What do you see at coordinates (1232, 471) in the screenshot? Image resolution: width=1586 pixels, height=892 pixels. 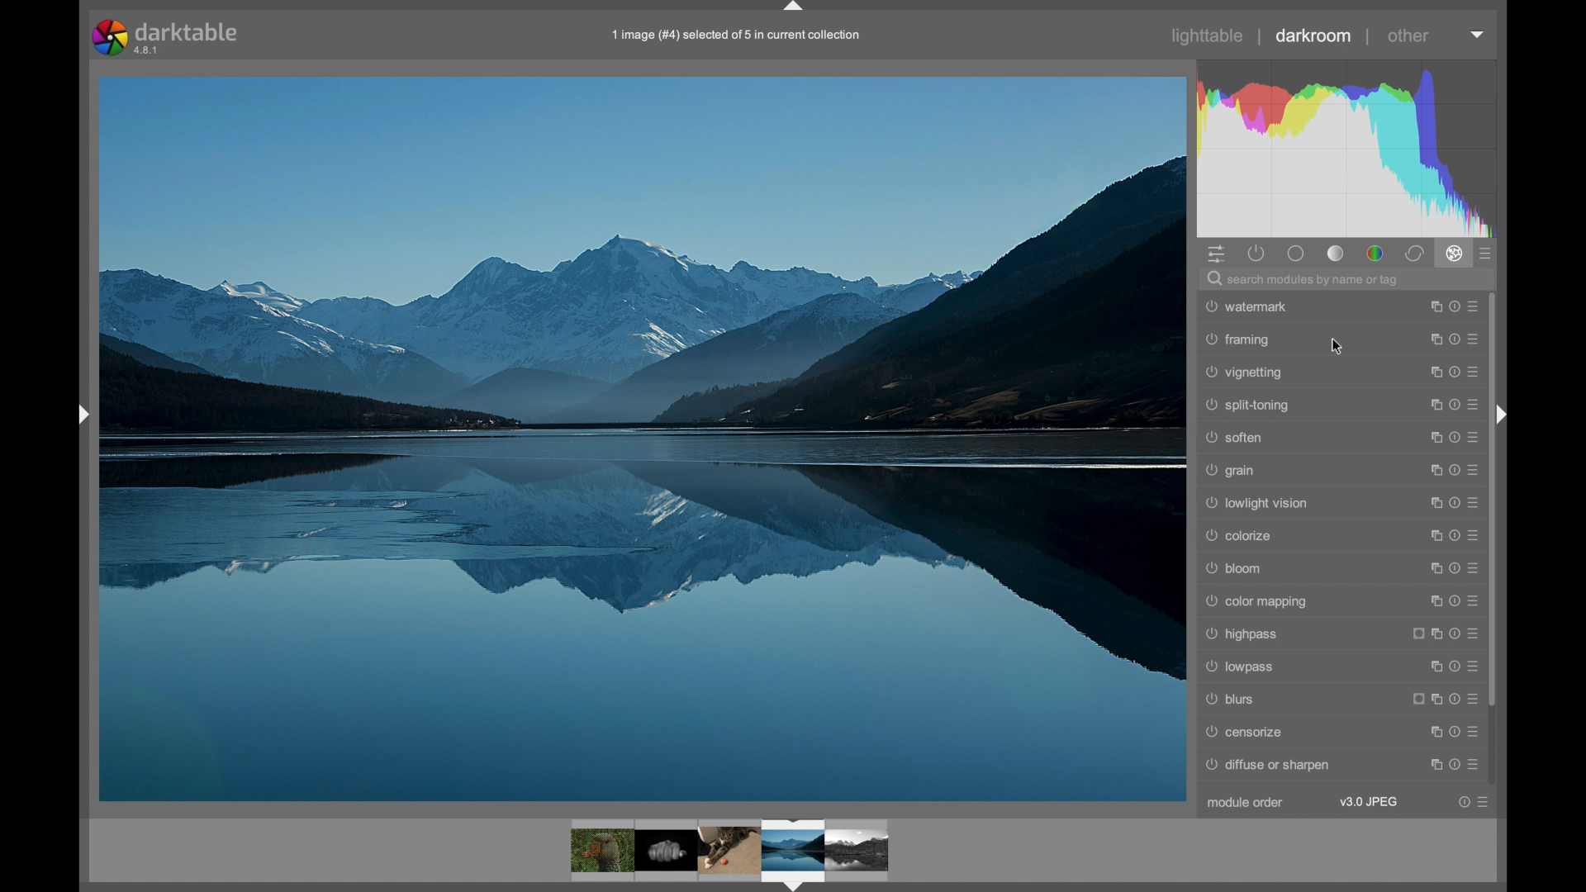 I see `grain` at bounding box center [1232, 471].